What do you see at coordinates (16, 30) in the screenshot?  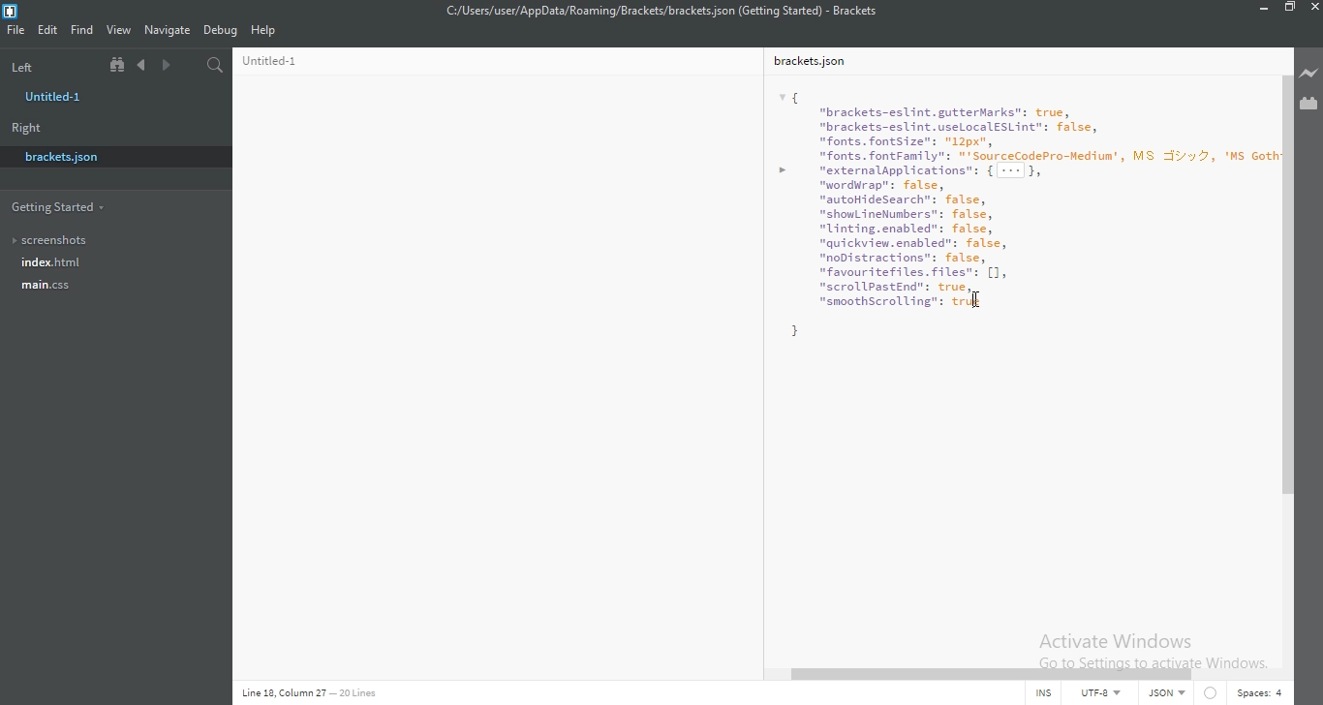 I see `File` at bounding box center [16, 30].